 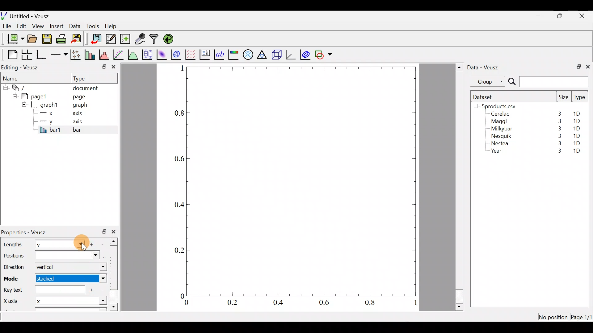 What do you see at coordinates (302, 181) in the screenshot?
I see `graph plot area` at bounding box center [302, 181].